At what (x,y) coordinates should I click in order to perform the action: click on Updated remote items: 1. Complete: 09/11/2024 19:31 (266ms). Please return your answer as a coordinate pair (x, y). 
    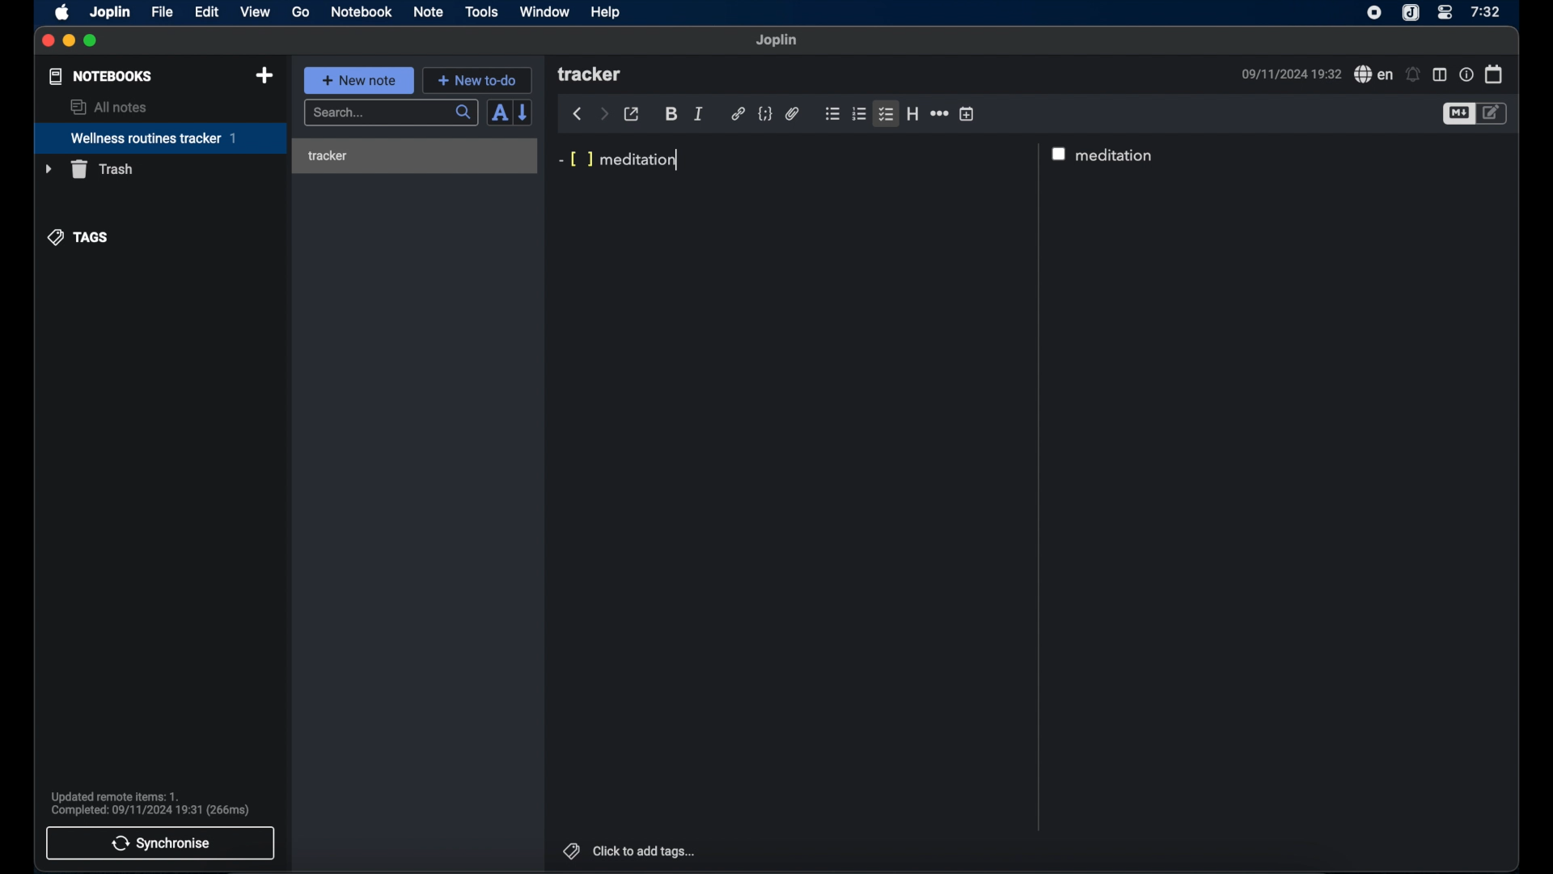
    Looking at the image, I should click on (157, 801).